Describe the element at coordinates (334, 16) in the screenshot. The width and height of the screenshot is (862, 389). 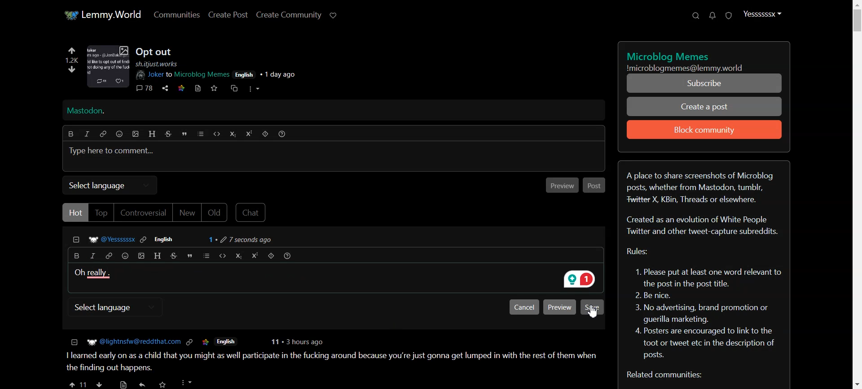
I see `Support Lemmy` at that location.